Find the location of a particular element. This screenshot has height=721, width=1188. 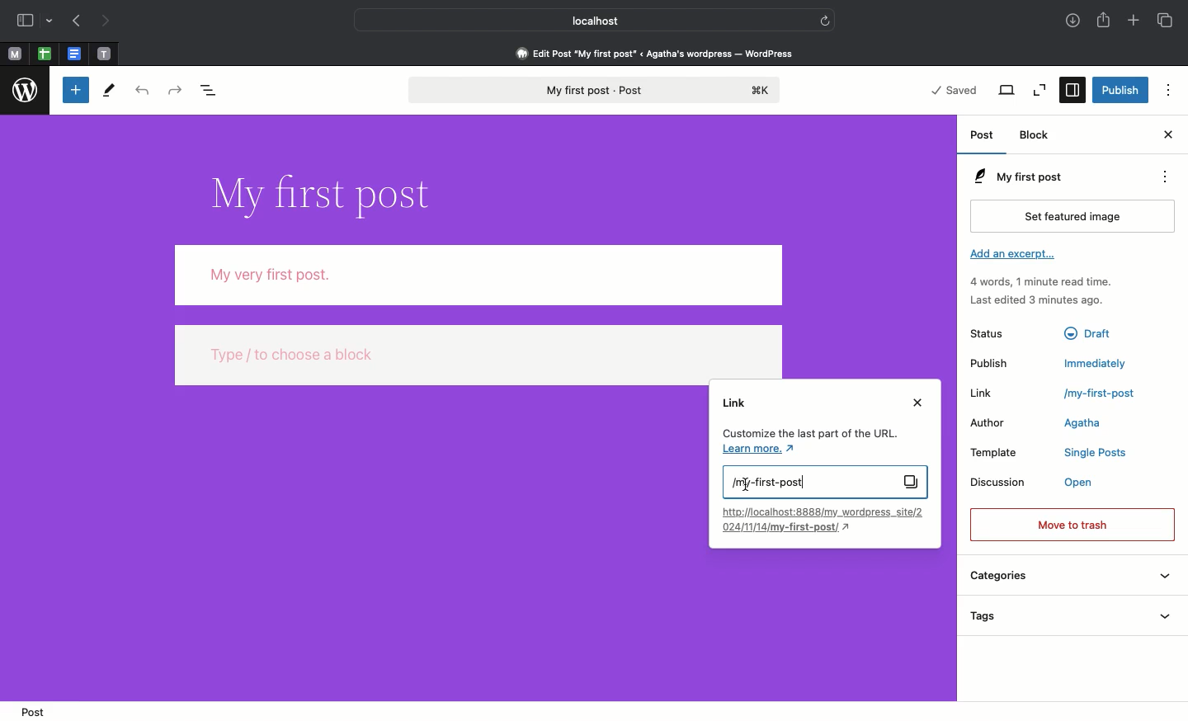

Edit post 'my first post' < agatha's wordpress - wordpress is located at coordinates (655, 53).